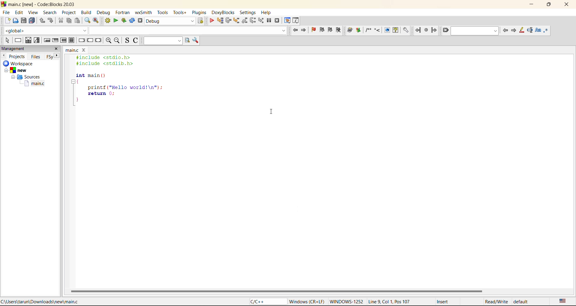 The width and height of the screenshot is (576, 306). I want to click on debugging windows, so click(287, 21).